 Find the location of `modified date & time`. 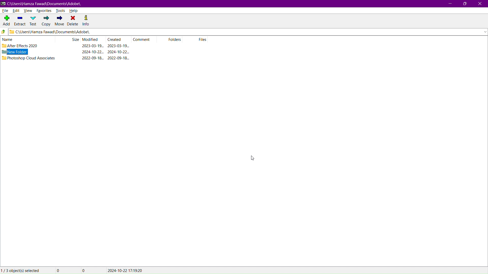

modified date & time is located at coordinates (93, 46).